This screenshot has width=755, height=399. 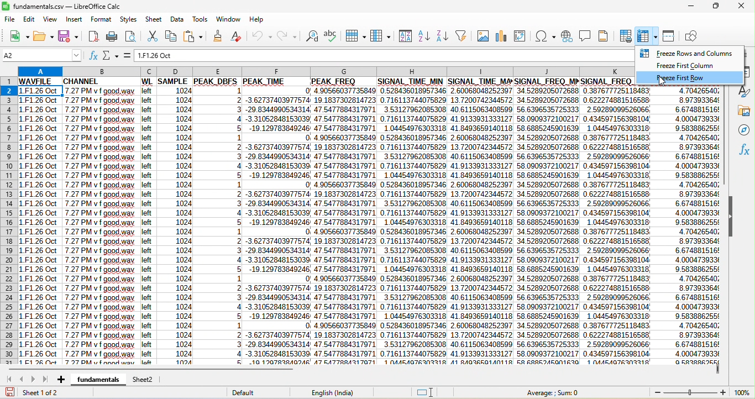 What do you see at coordinates (665, 83) in the screenshot?
I see `cursor movement` at bounding box center [665, 83].